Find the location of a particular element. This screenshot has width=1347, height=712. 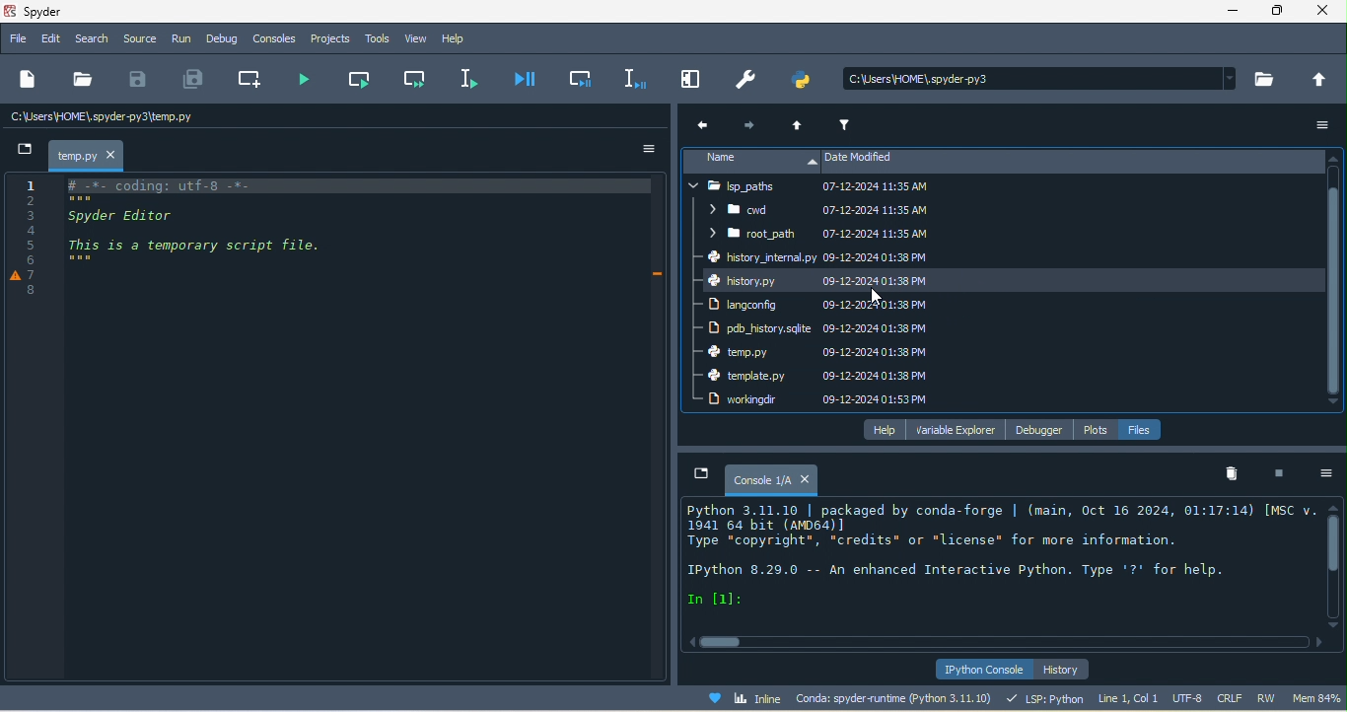

lsp python is located at coordinates (1044, 697).